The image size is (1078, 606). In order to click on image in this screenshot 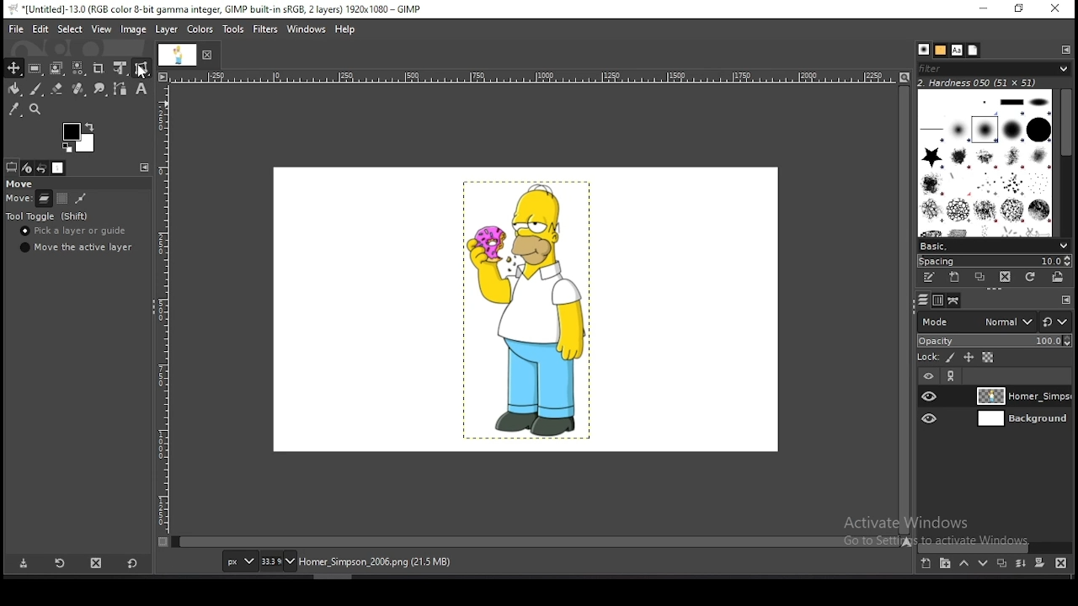, I will do `click(524, 311)`.